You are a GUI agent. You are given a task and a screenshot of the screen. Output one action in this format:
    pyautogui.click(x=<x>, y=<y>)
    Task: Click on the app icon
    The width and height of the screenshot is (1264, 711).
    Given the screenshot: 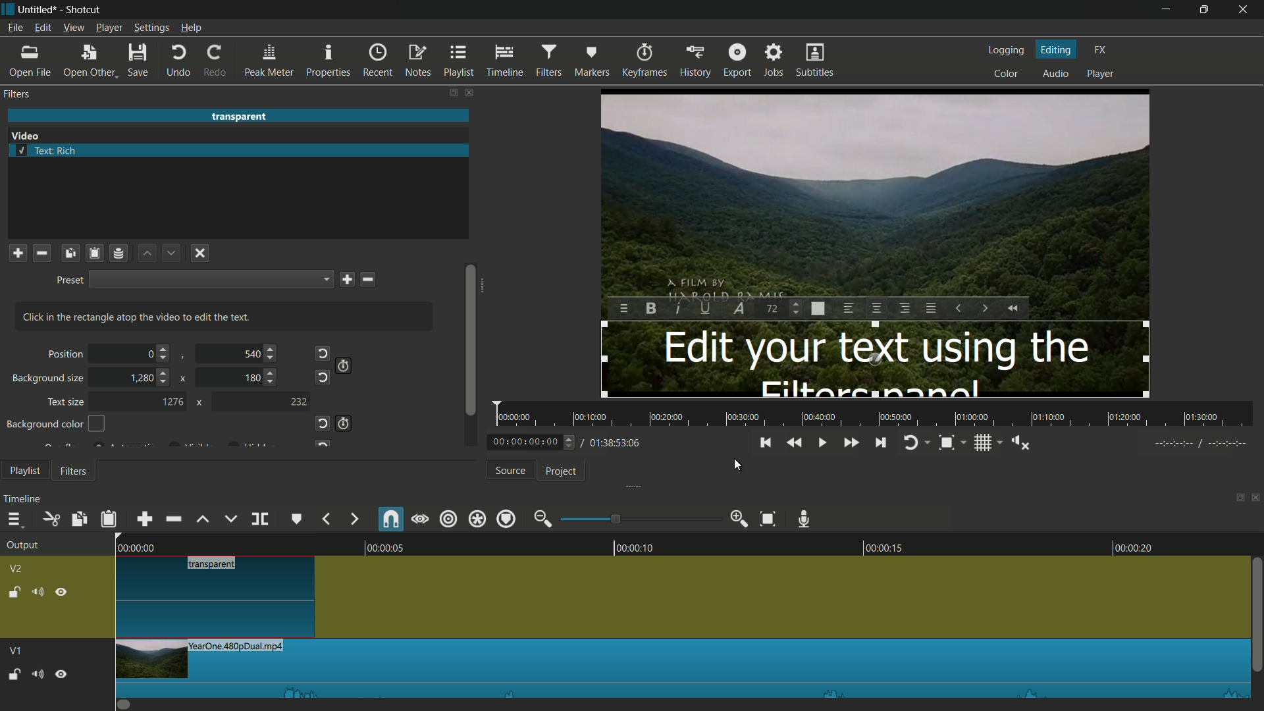 What is the action you would take?
    pyautogui.click(x=8, y=9)
    